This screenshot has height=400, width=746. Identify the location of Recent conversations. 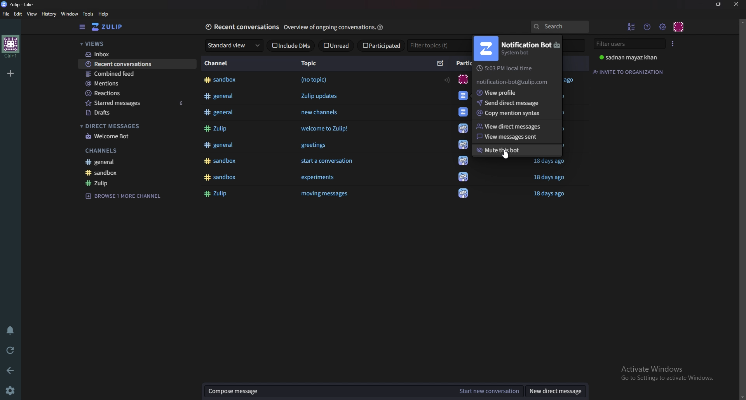
(242, 26).